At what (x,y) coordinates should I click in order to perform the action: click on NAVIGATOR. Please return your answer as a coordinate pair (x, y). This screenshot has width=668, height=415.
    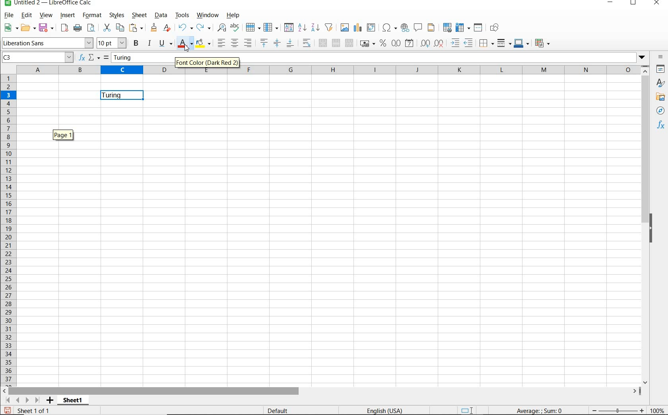
    Looking at the image, I should click on (661, 111).